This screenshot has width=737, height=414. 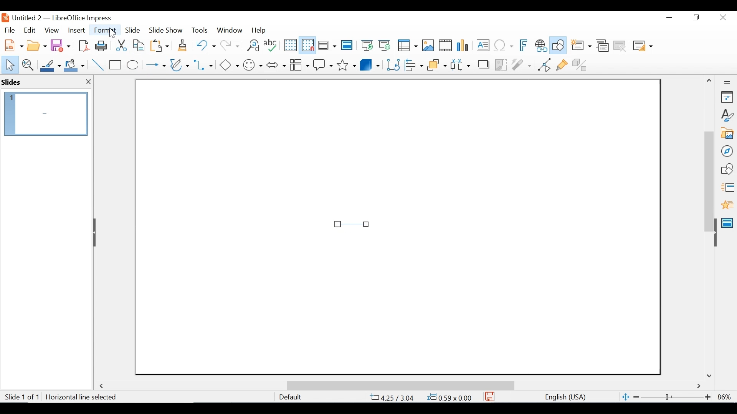 What do you see at coordinates (96, 232) in the screenshot?
I see `Hide` at bounding box center [96, 232].